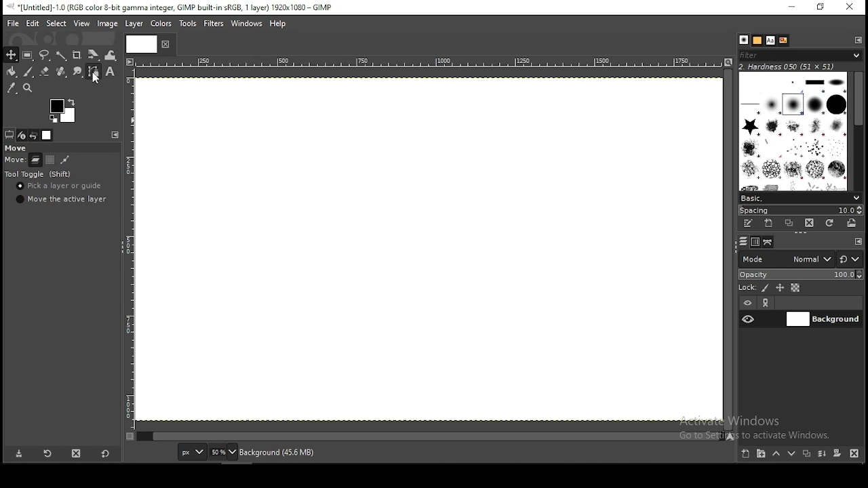  Describe the element at coordinates (165, 46) in the screenshot. I see `close` at that location.